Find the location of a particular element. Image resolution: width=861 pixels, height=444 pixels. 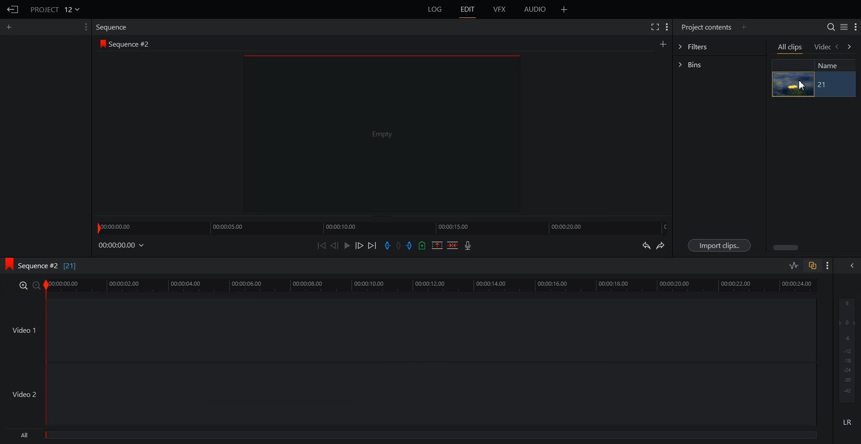

Show Setting Menu is located at coordinates (856, 27).